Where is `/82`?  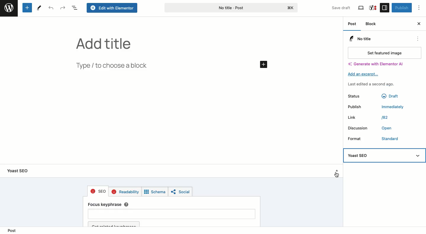 /82 is located at coordinates (384, 118).